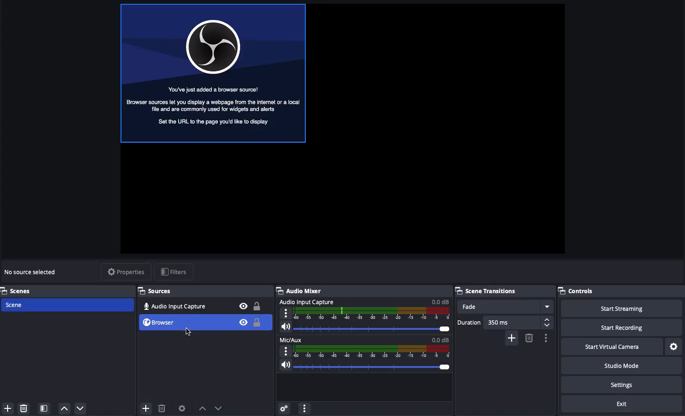 Image resolution: width=685 pixels, height=416 pixels. I want to click on Mic aux, so click(364, 346).